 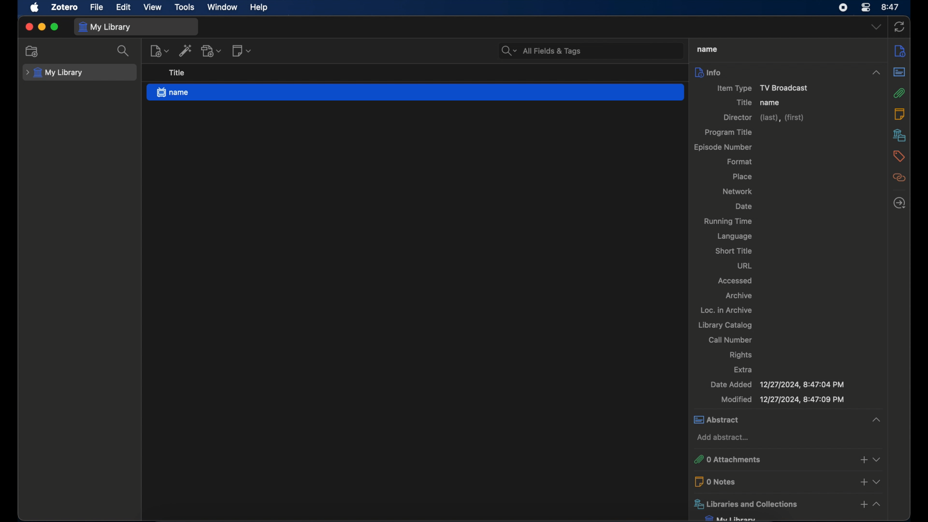 What do you see at coordinates (42, 28) in the screenshot?
I see `minimize` at bounding box center [42, 28].